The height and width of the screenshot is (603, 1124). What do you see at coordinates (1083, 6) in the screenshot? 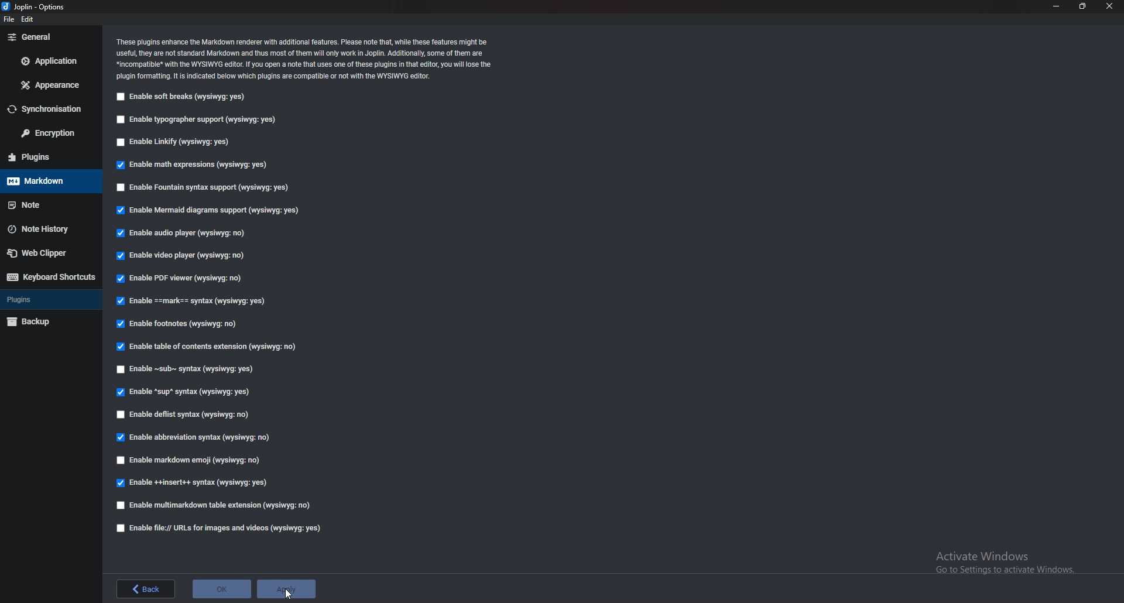
I see `resize` at bounding box center [1083, 6].